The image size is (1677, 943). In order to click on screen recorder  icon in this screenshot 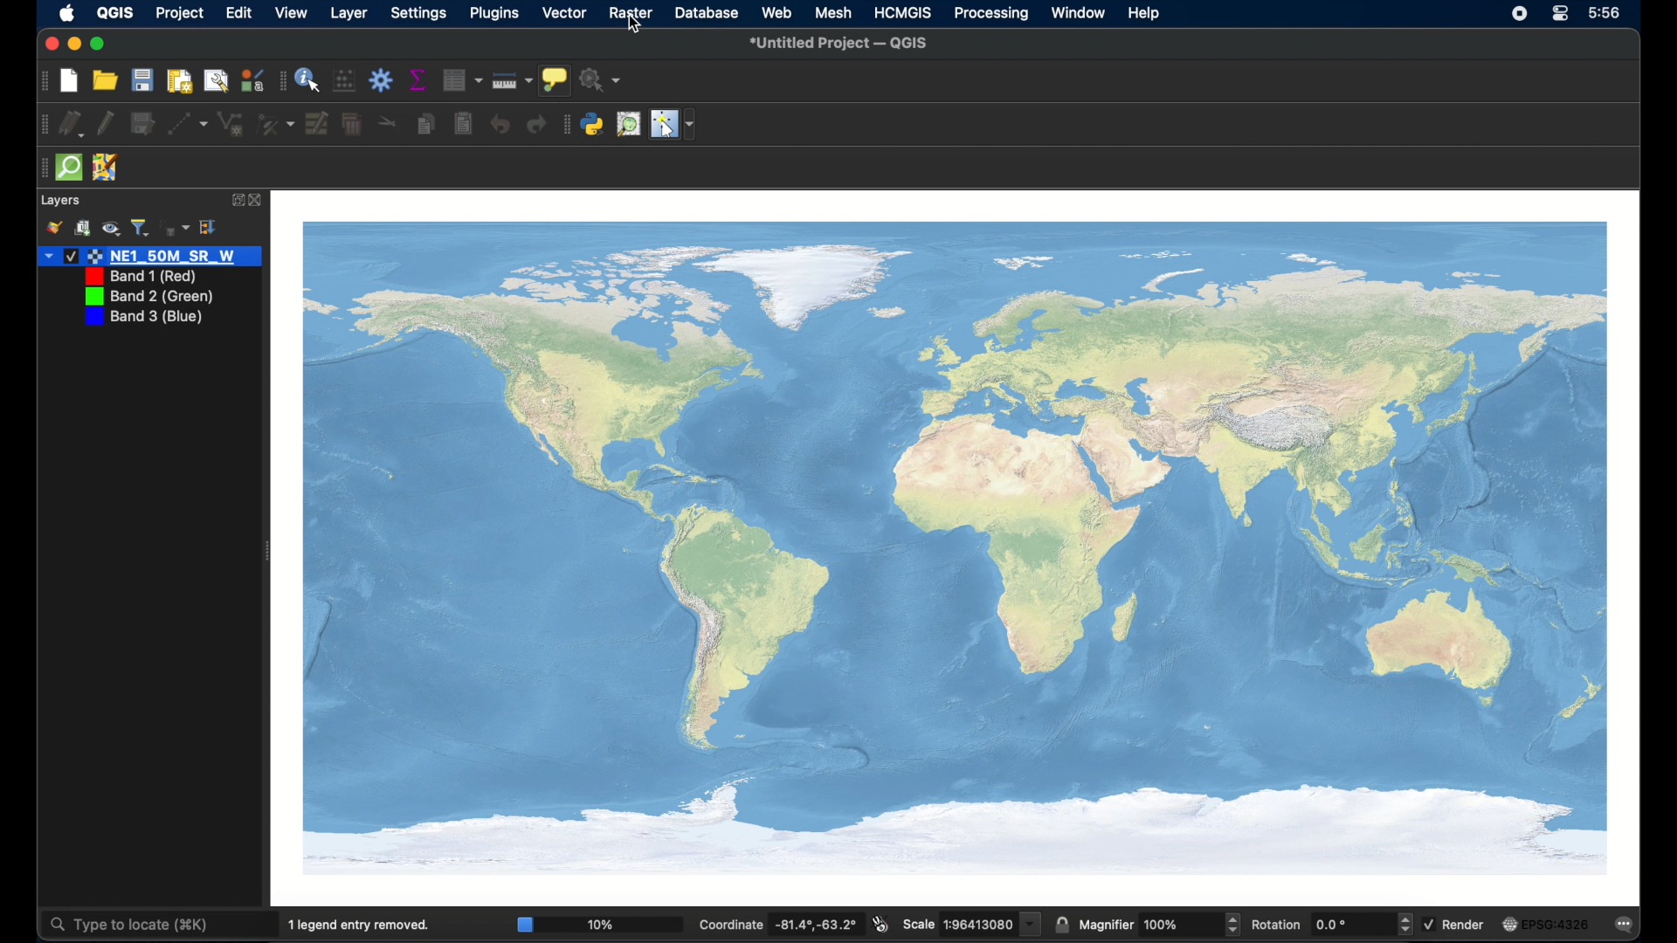, I will do `click(1519, 15)`.